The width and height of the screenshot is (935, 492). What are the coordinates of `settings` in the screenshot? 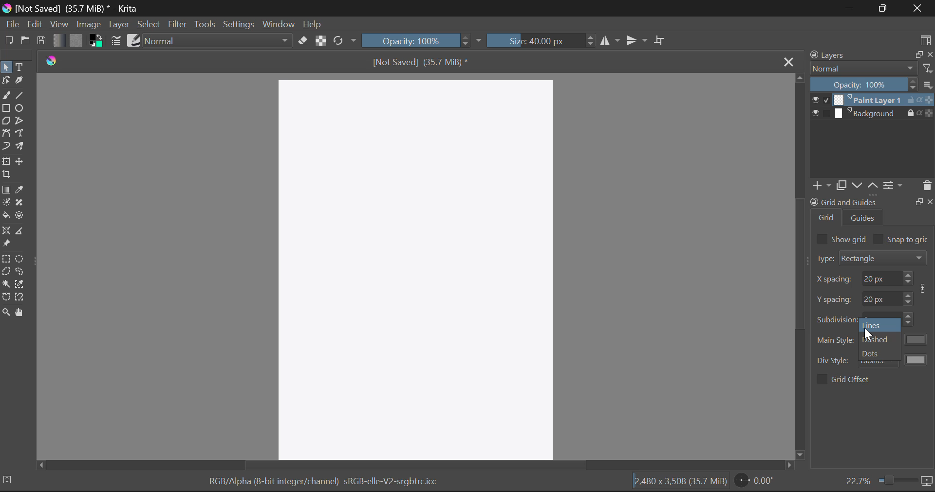 It's located at (893, 185).